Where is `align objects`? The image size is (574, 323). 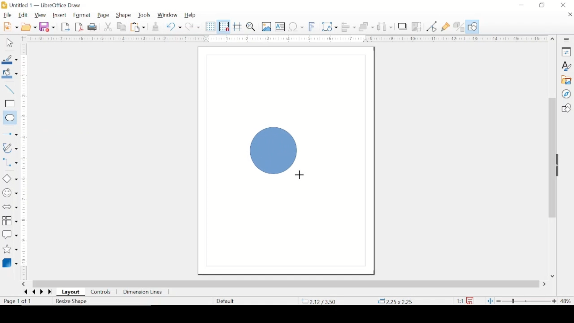
align objects is located at coordinates (349, 27).